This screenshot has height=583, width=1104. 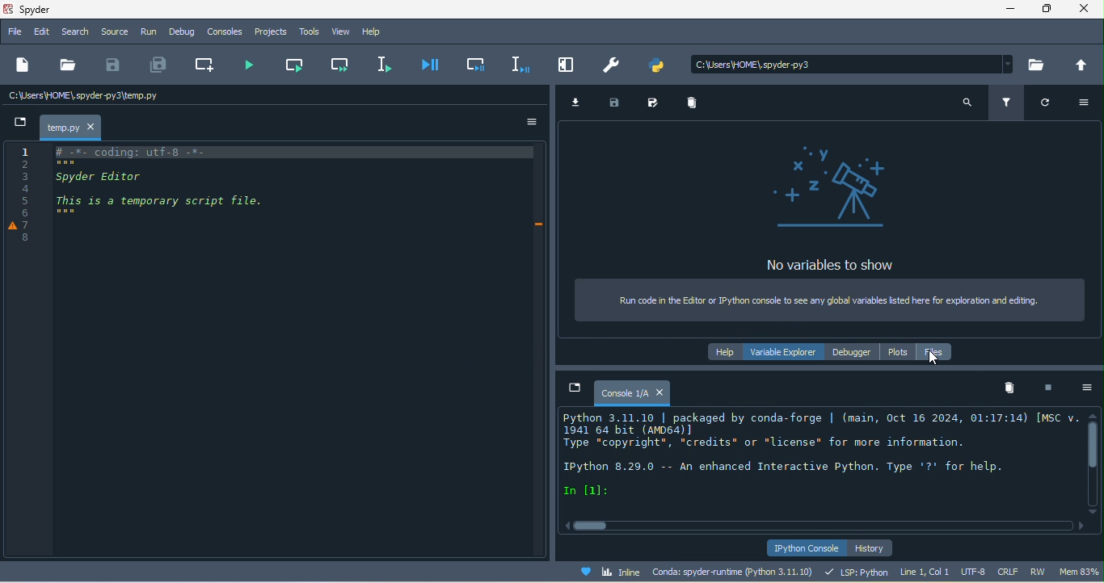 What do you see at coordinates (72, 127) in the screenshot?
I see `temp.py` at bounding box center [72, 127].